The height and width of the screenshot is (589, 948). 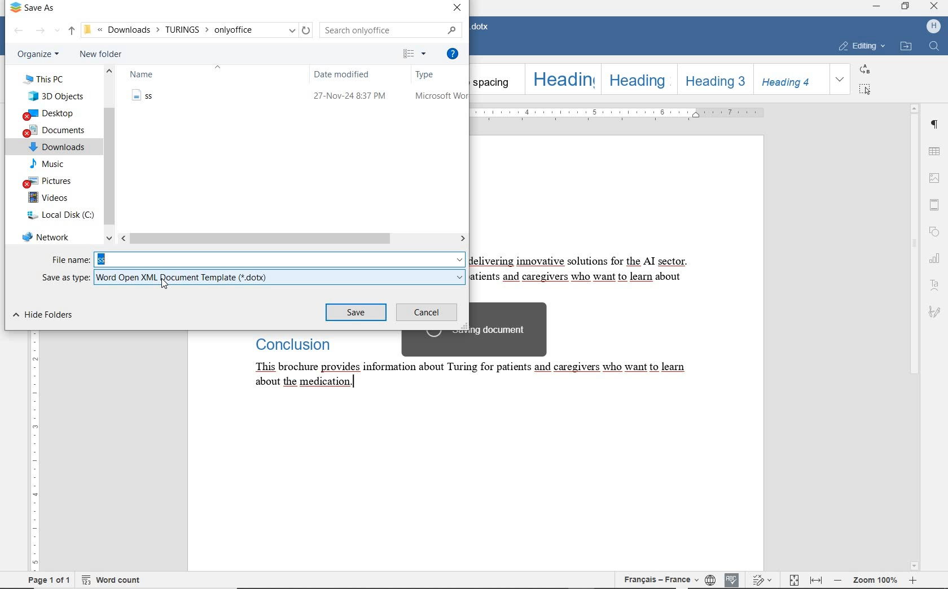 I want to click on SAVE AS, so click(x=43, y=8).